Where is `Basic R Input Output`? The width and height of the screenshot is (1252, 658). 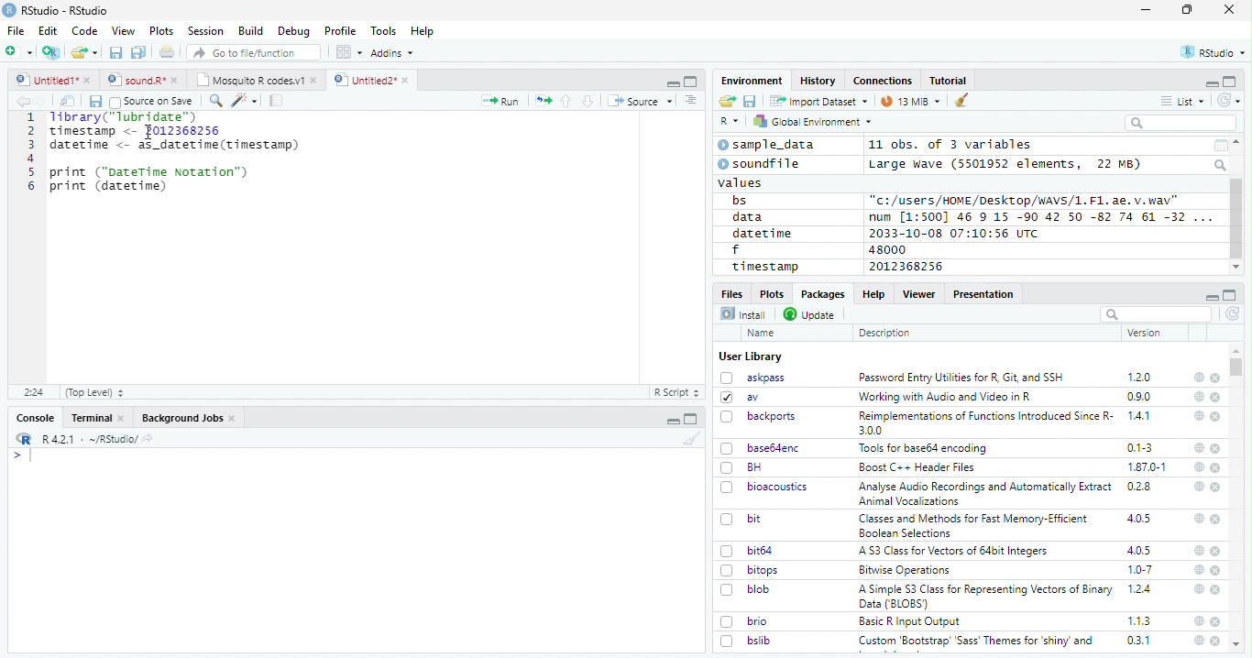 Basic R Input Output is located at coordinates (912, 621).